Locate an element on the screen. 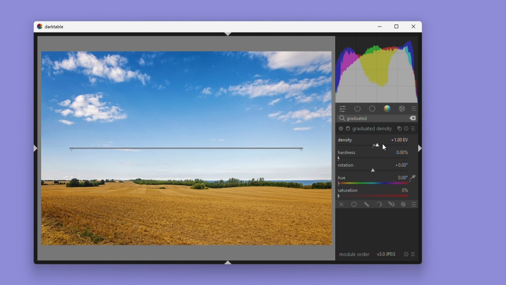 This screenshot has height=285, width=506. Histogram is located at coordinates (378, 68).